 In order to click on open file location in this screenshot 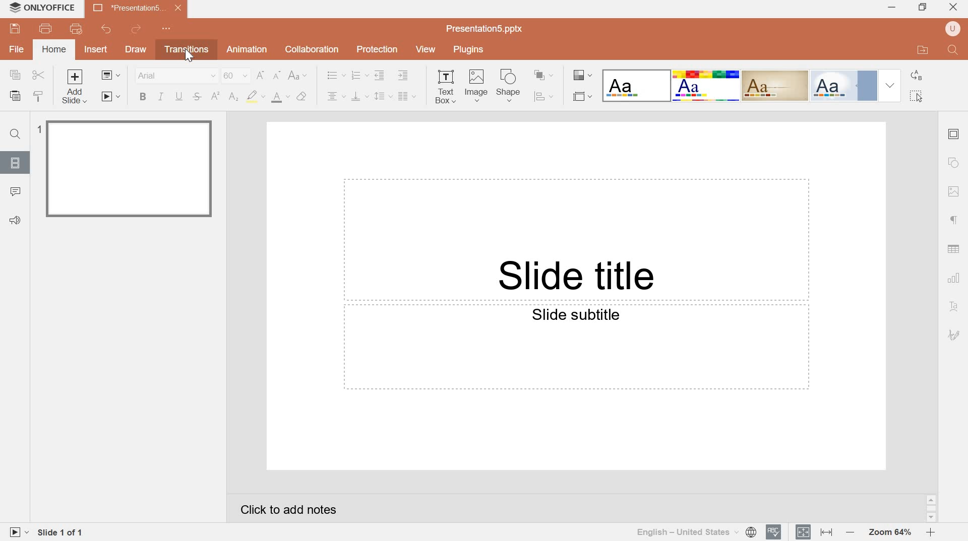, I will do `click(924, 49)`.